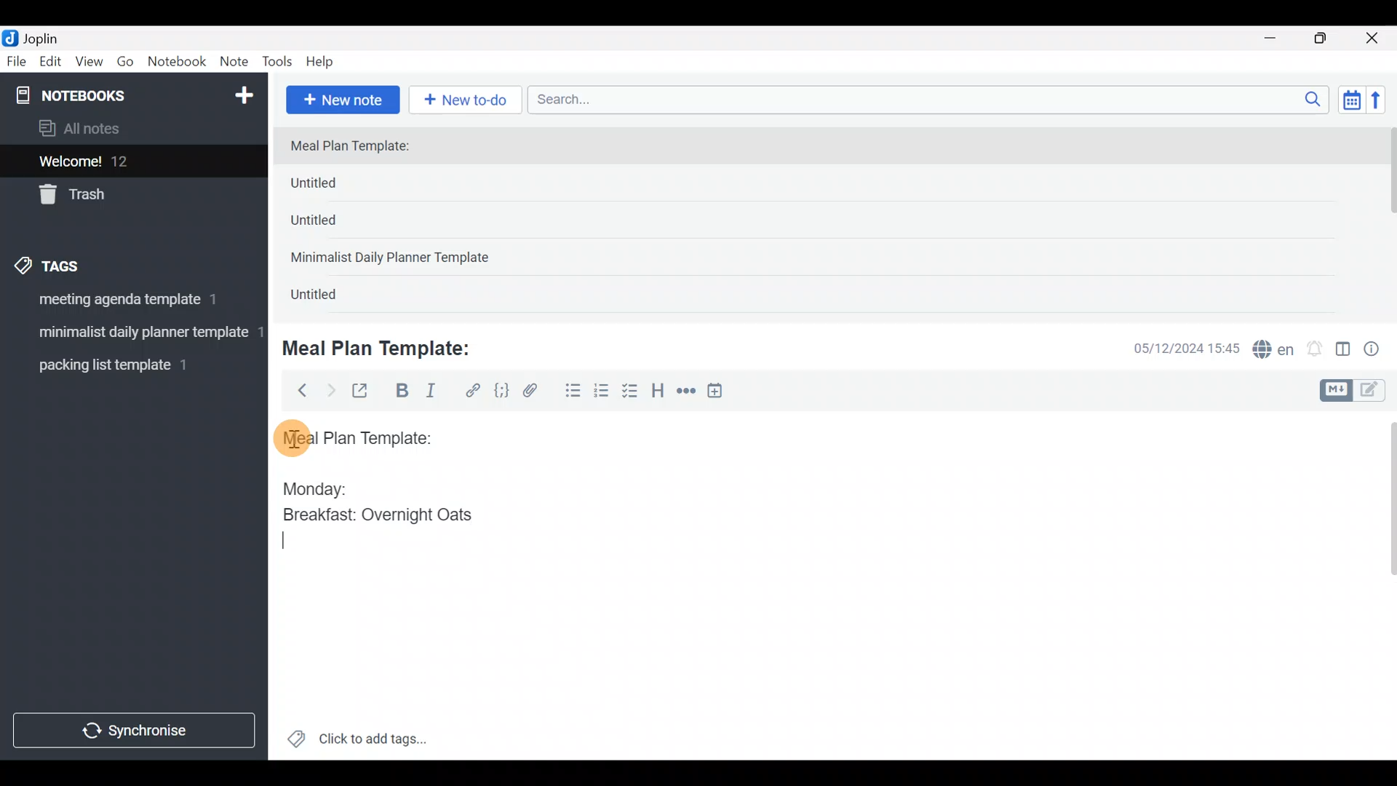 This screenshot has width=1397, height=786. Describe the element at coordinates (429, 394) in the screenshot. I see `Italic` at that location.